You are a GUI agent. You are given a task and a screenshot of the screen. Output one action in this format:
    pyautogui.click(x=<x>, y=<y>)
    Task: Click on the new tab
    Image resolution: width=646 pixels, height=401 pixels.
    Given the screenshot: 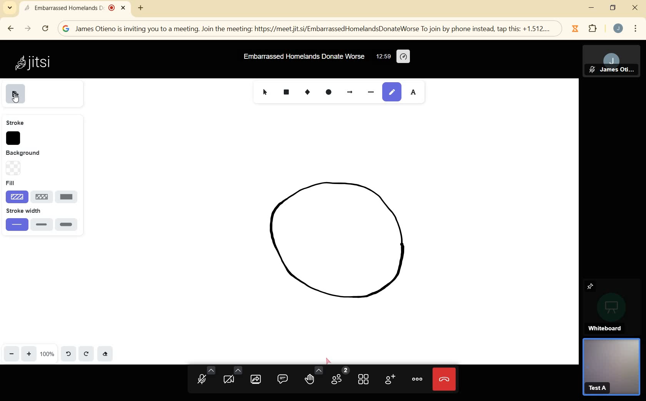 What is the action you would take?
    pyautogui.click(x=140, y=7)
    